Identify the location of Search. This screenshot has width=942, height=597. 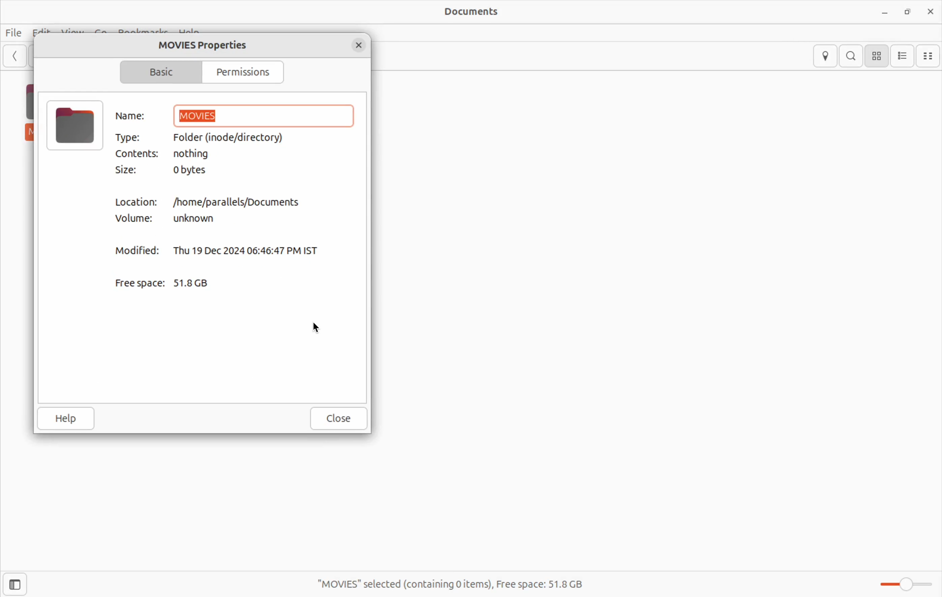
(852, 56).